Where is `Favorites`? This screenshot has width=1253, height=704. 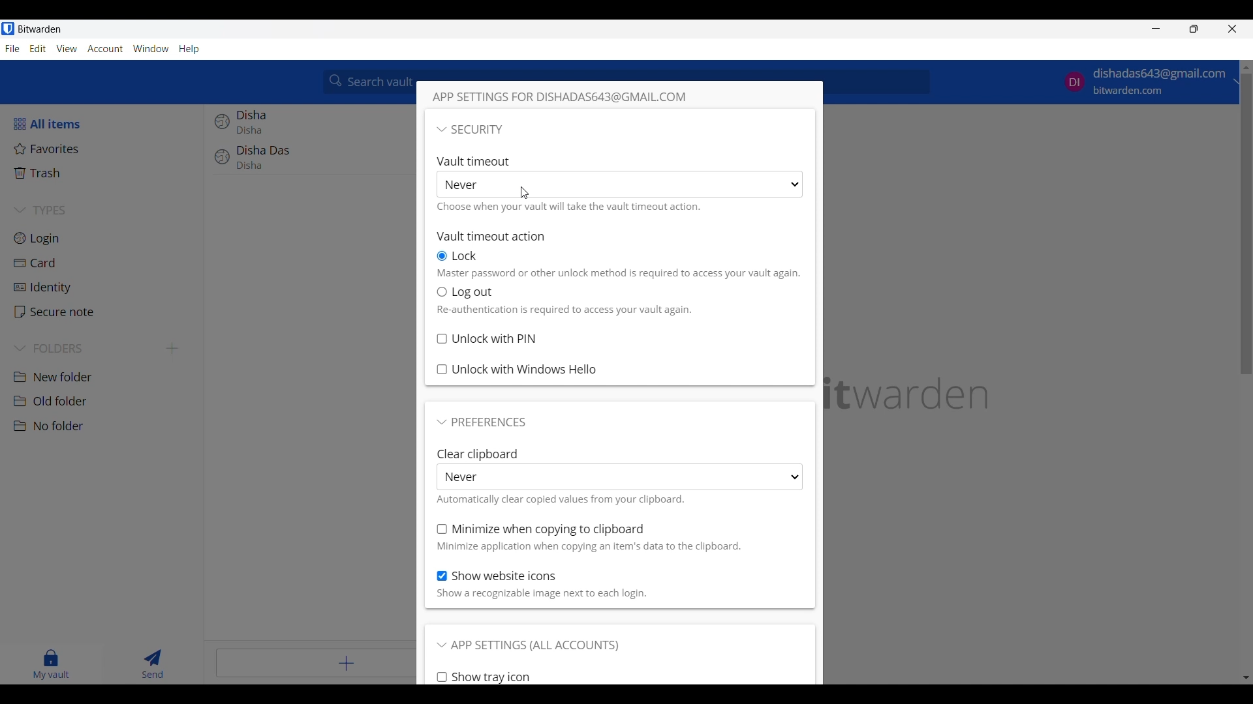
Favorites is located at coordinates (104, 149).